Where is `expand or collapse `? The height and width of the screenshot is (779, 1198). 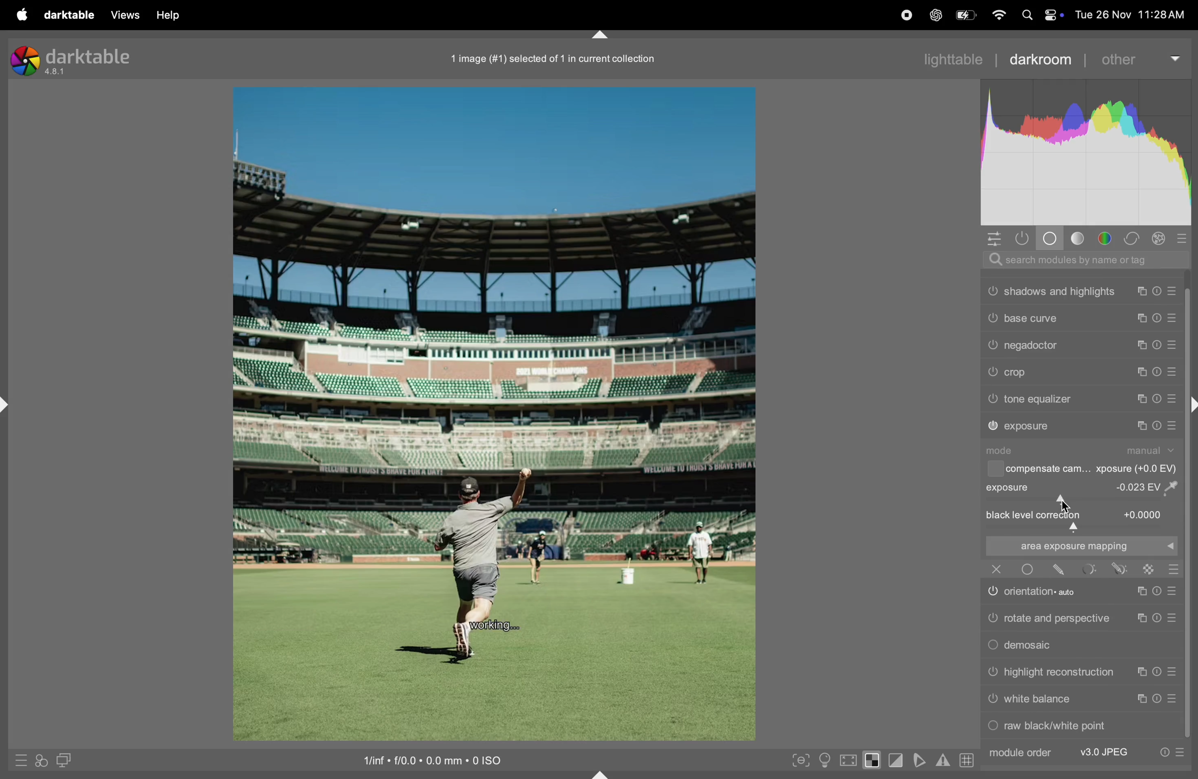
expand or collapse  is located at coordinates (600, 33).